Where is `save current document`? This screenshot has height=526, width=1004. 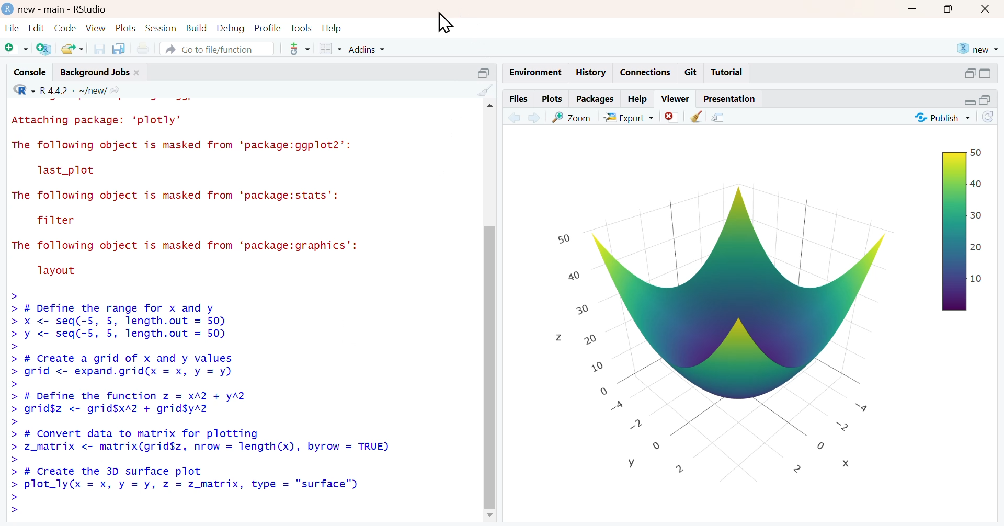
save current document is located at coordinates (99, 49).